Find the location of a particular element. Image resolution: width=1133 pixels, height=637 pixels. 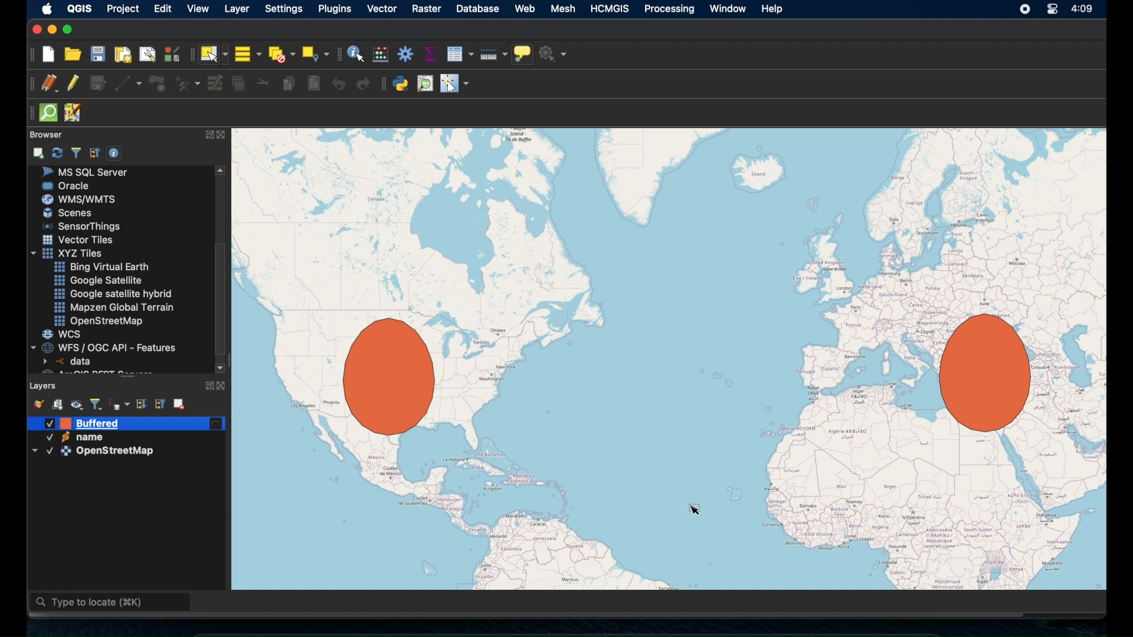

window is located at coordinates (726, 9).